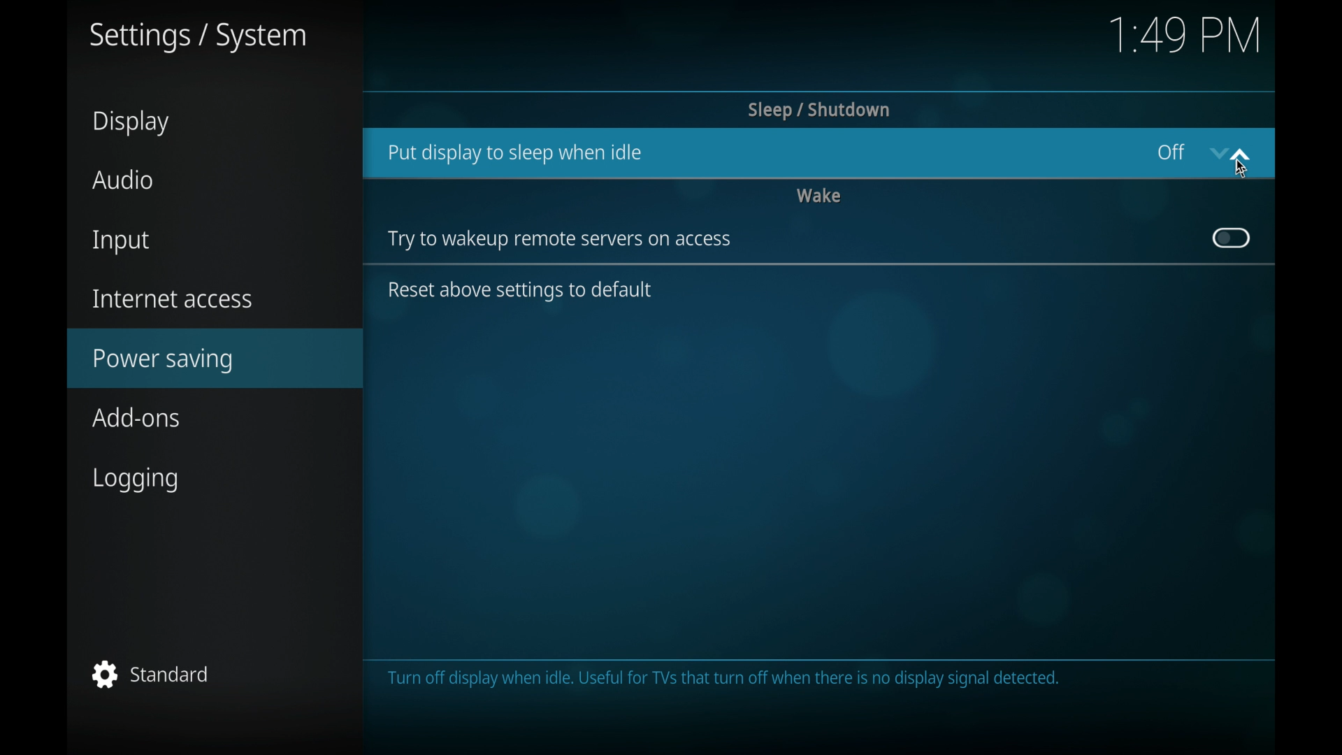  I want to click on time, so click(1184, 34).